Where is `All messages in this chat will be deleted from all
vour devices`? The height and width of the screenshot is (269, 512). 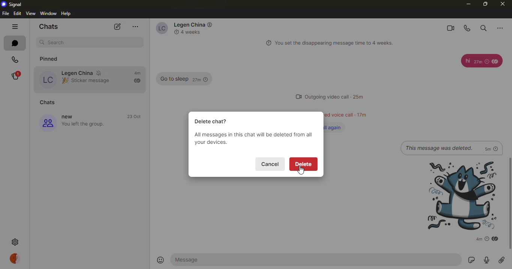
All messages in this chat will be deleted from all
vour devices is located at coordinates (253, 139).